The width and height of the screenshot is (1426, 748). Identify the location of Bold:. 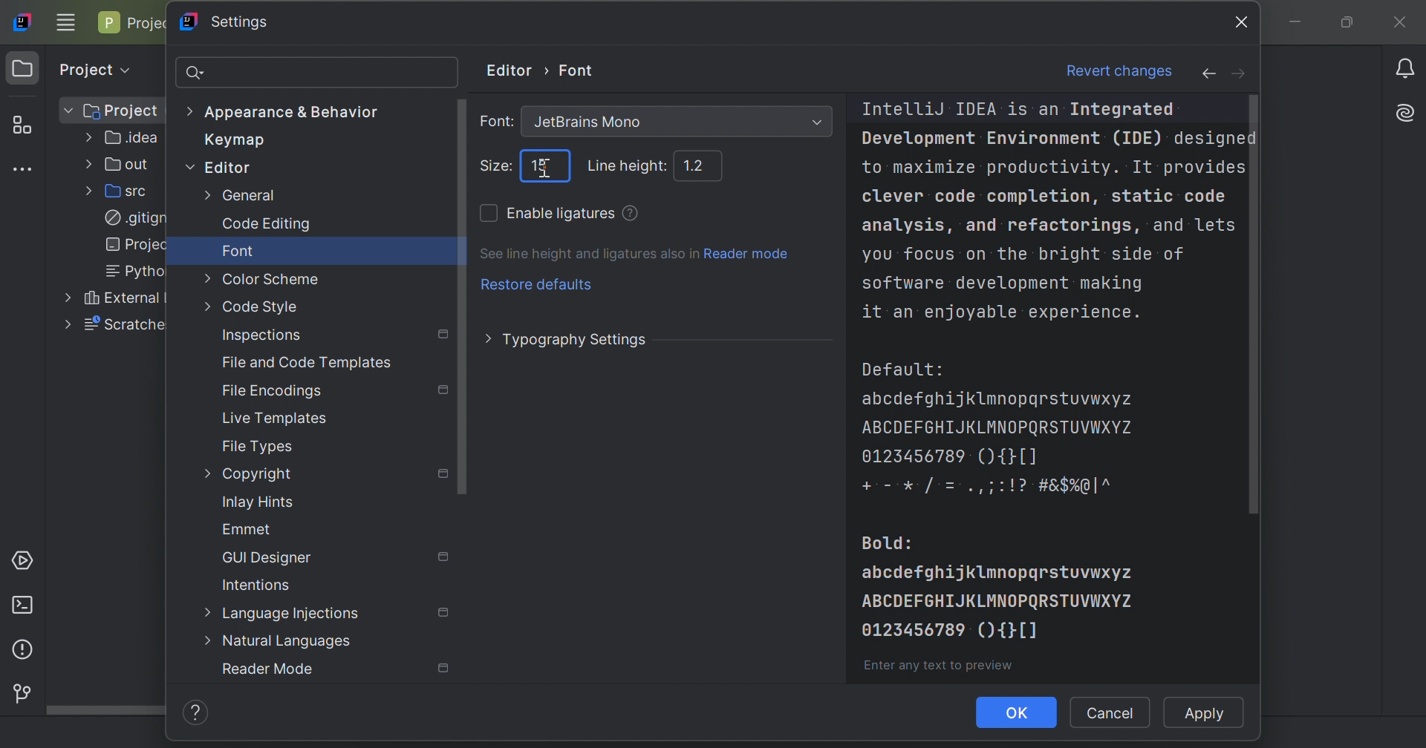
(889, 545).